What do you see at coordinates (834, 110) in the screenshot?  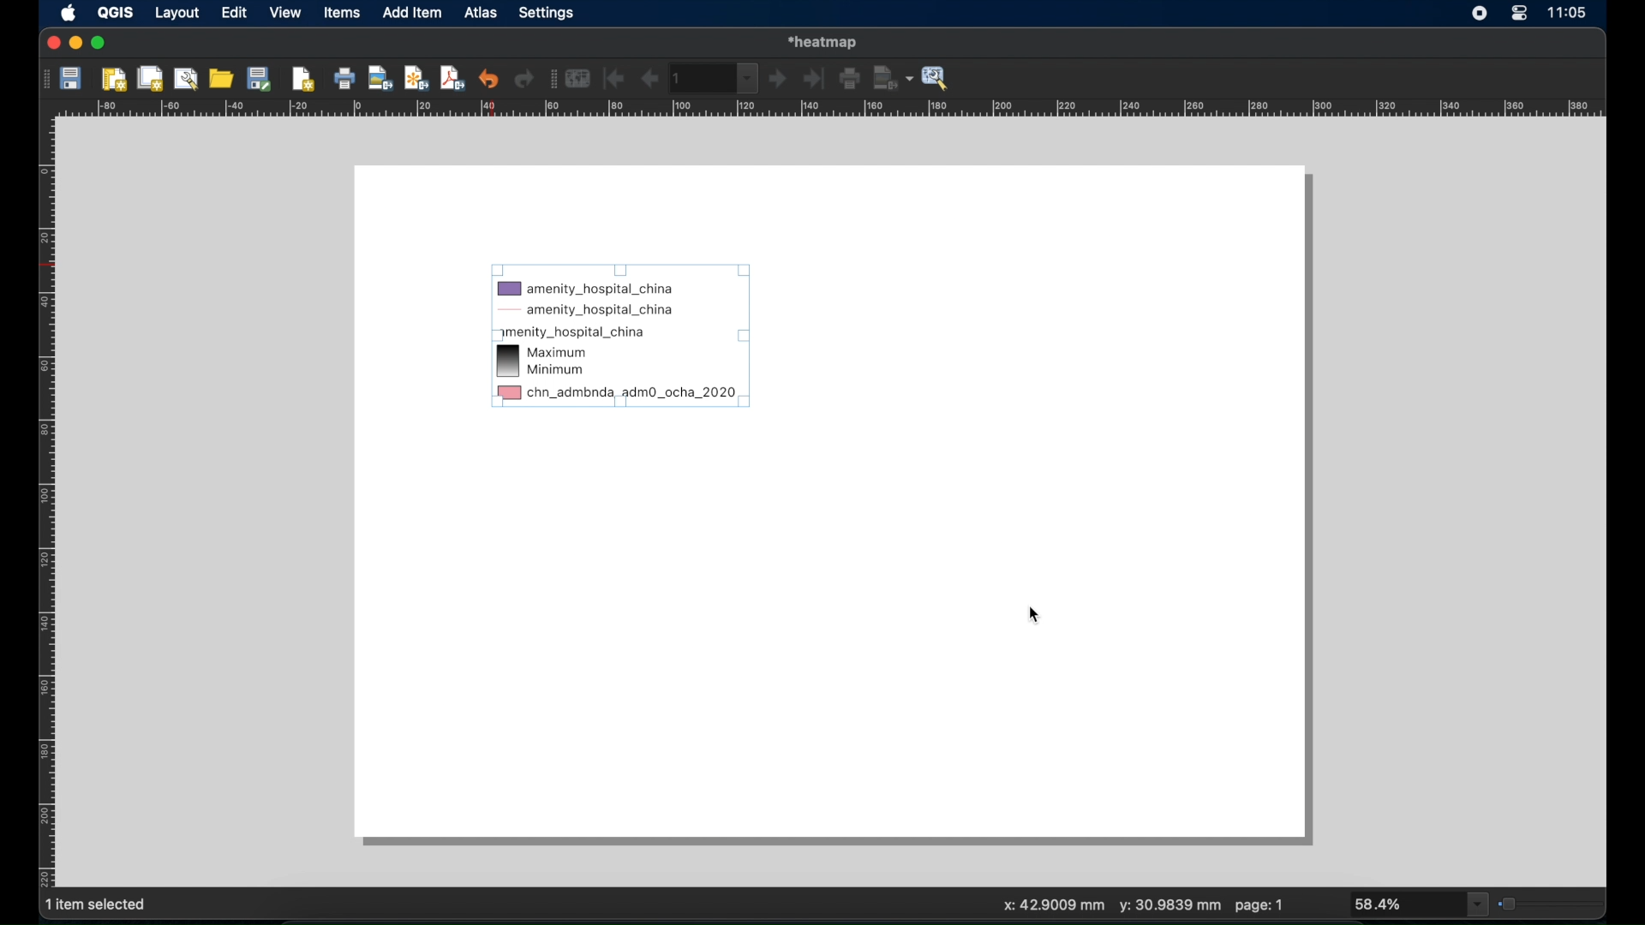 I see `margin` at bounding box center [834, 110].